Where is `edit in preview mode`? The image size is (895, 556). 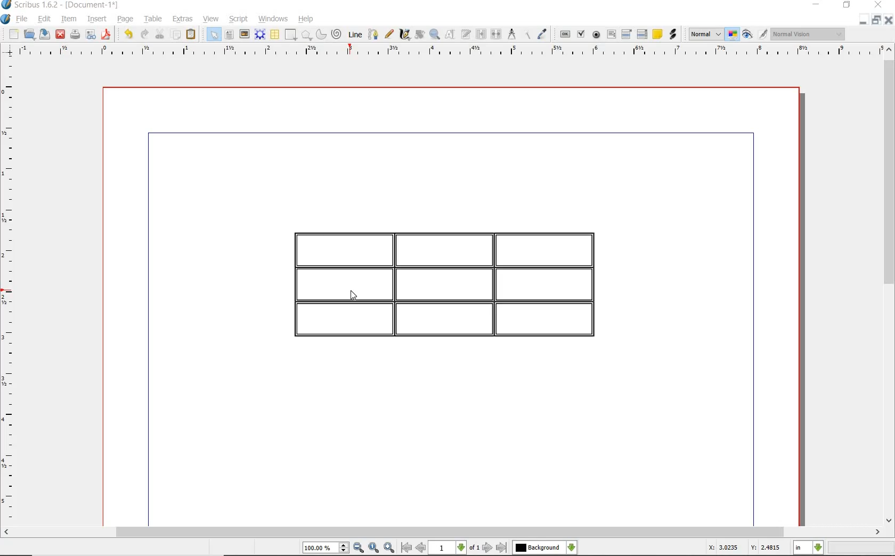
edit in preview mode is located at coordinates (762, 35).